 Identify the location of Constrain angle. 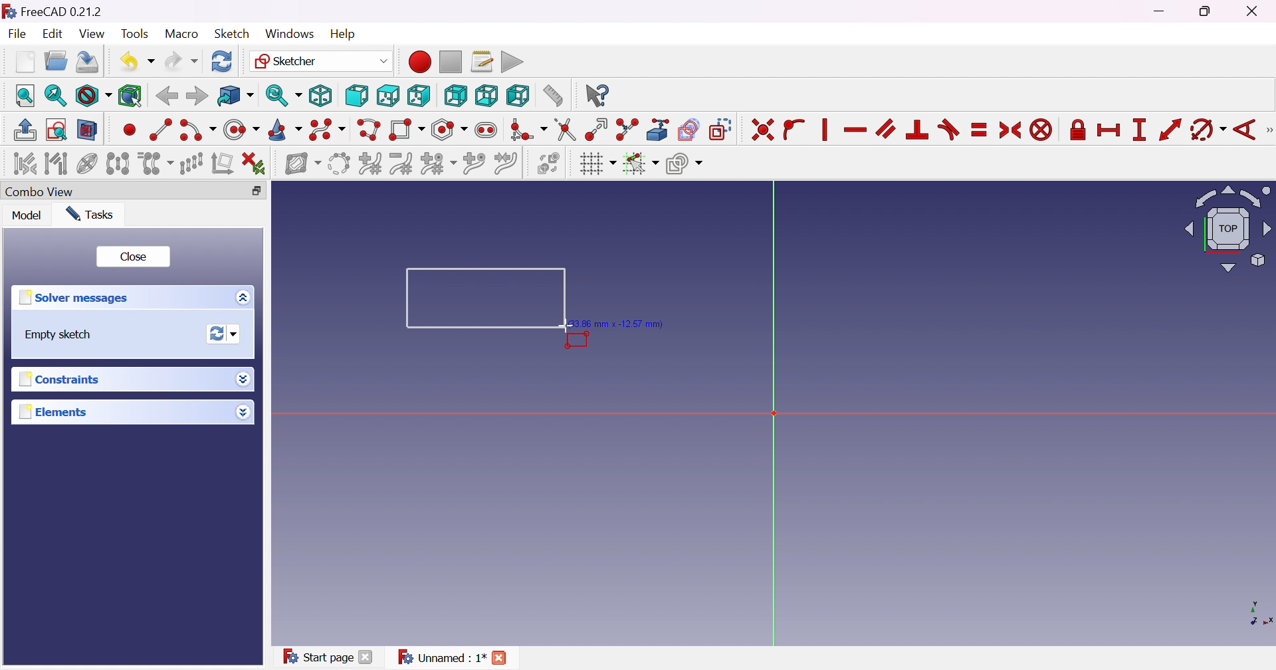
(1243, 131).